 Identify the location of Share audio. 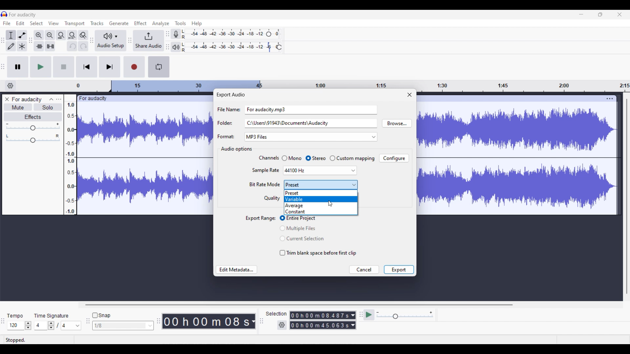
(148, 41).